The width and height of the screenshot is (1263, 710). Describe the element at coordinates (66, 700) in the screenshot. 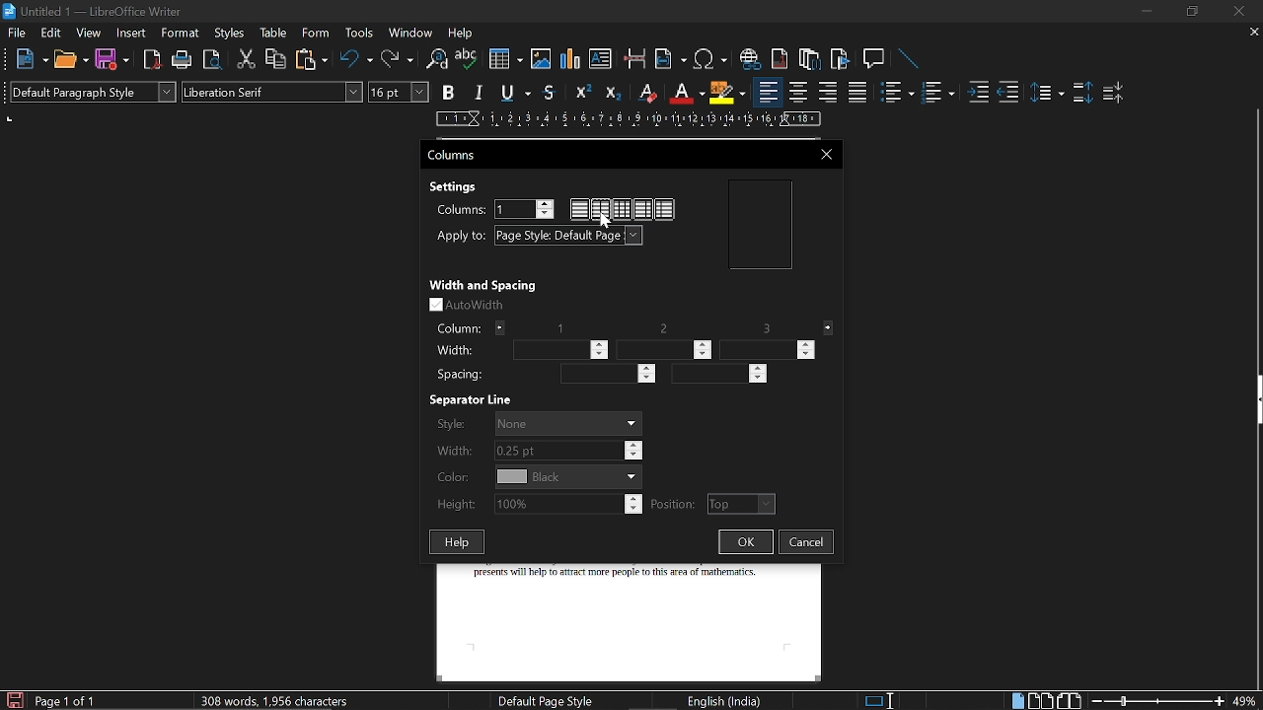

I see `current page (Page 1 of 1)` at that location.